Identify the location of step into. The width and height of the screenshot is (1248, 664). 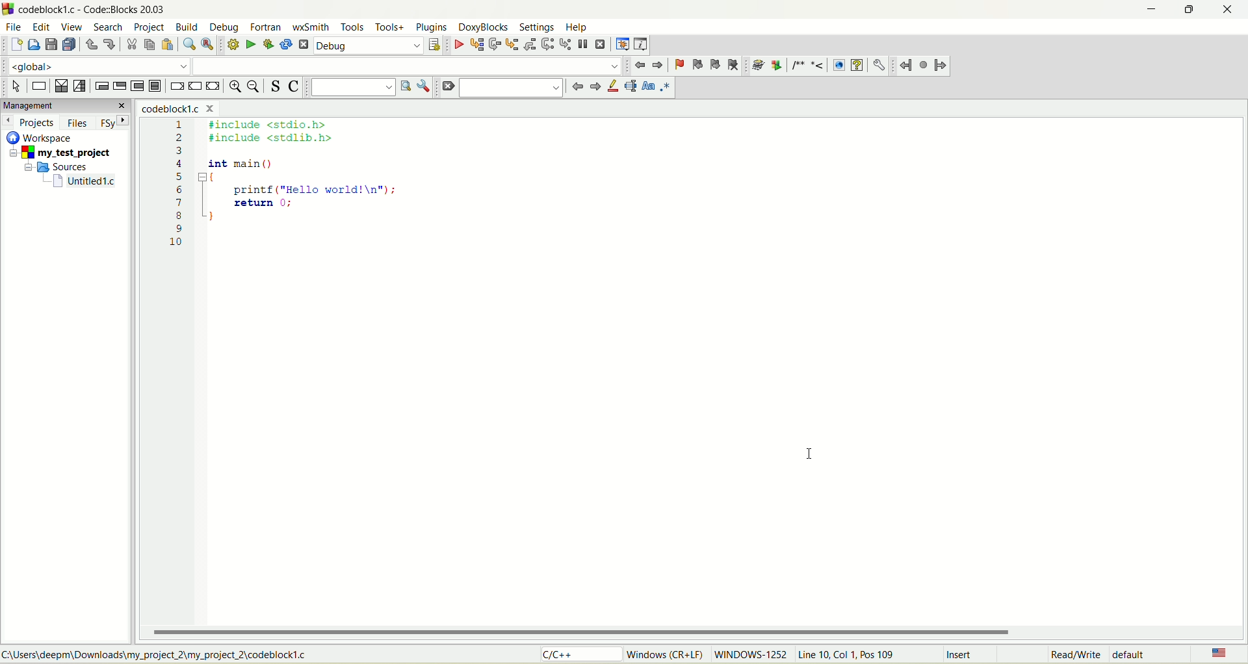
(512, 44).